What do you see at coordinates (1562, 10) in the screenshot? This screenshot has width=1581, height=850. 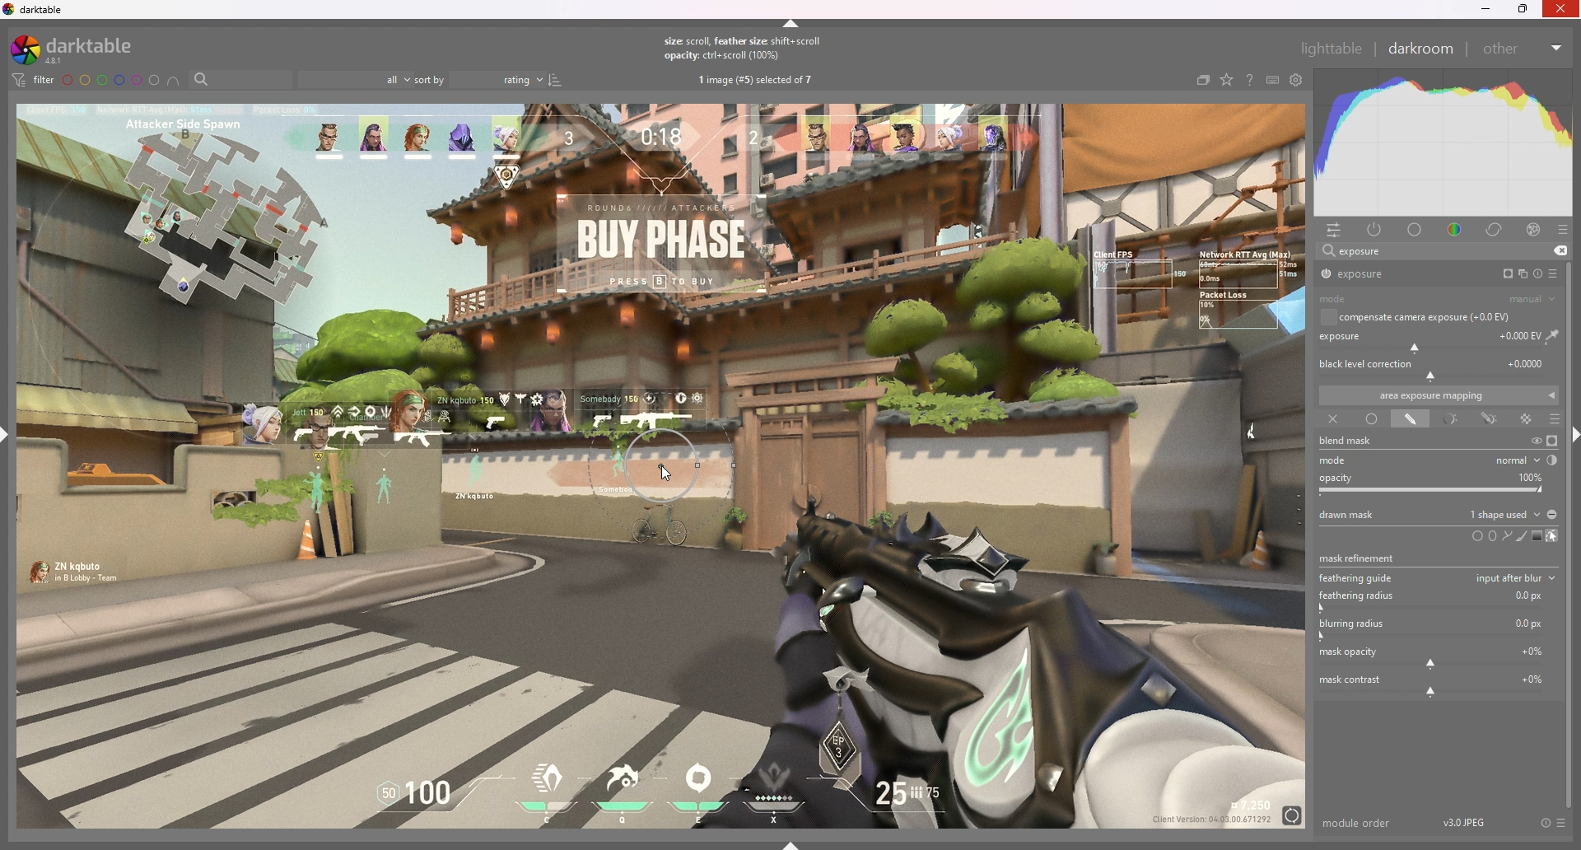 I see `` at bounding box center [1562, 10].